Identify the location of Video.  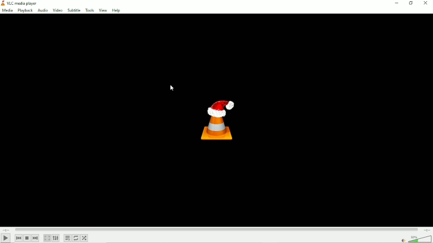
(57, 10).